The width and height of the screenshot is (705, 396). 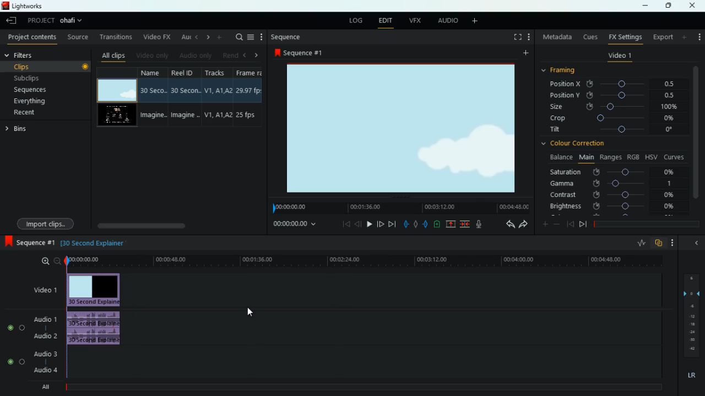 I want to click on vfx, so click(x=413, y=21).